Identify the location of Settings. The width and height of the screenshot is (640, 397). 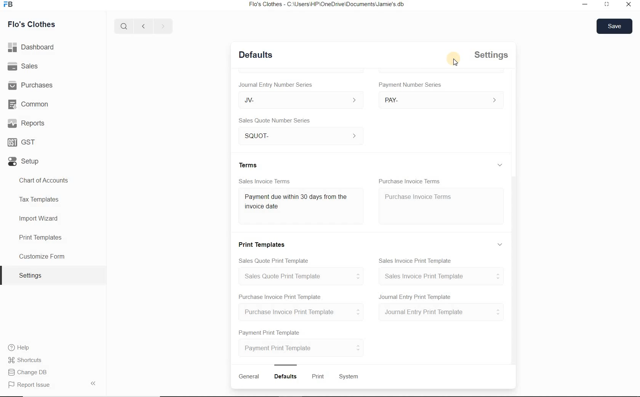
(490, 55).